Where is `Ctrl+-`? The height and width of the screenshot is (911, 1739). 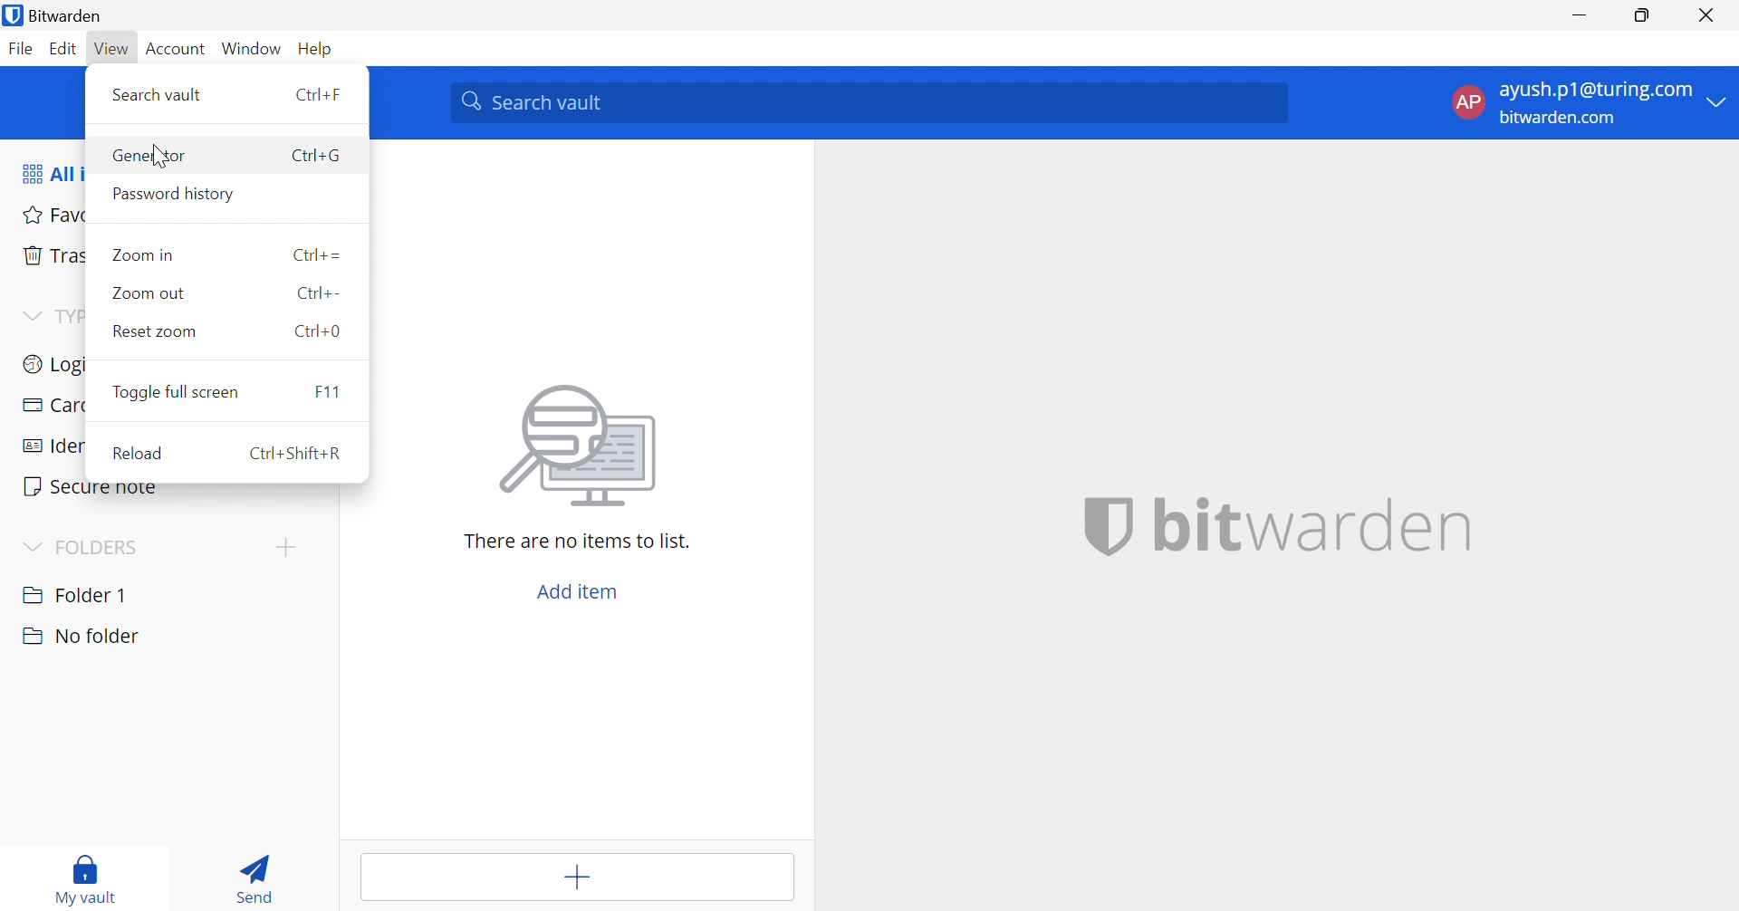
Ctrl+- is located at coordinates (319, 293).